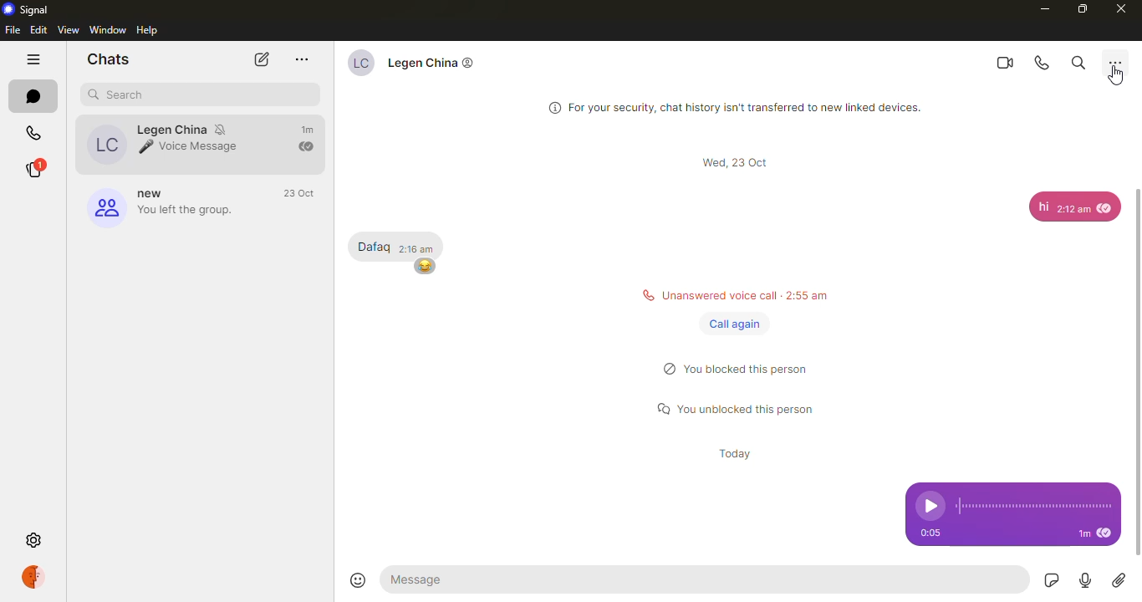 The width and height of the screenshot is (1142, 602). I want to click on close, so click(1122, 9).